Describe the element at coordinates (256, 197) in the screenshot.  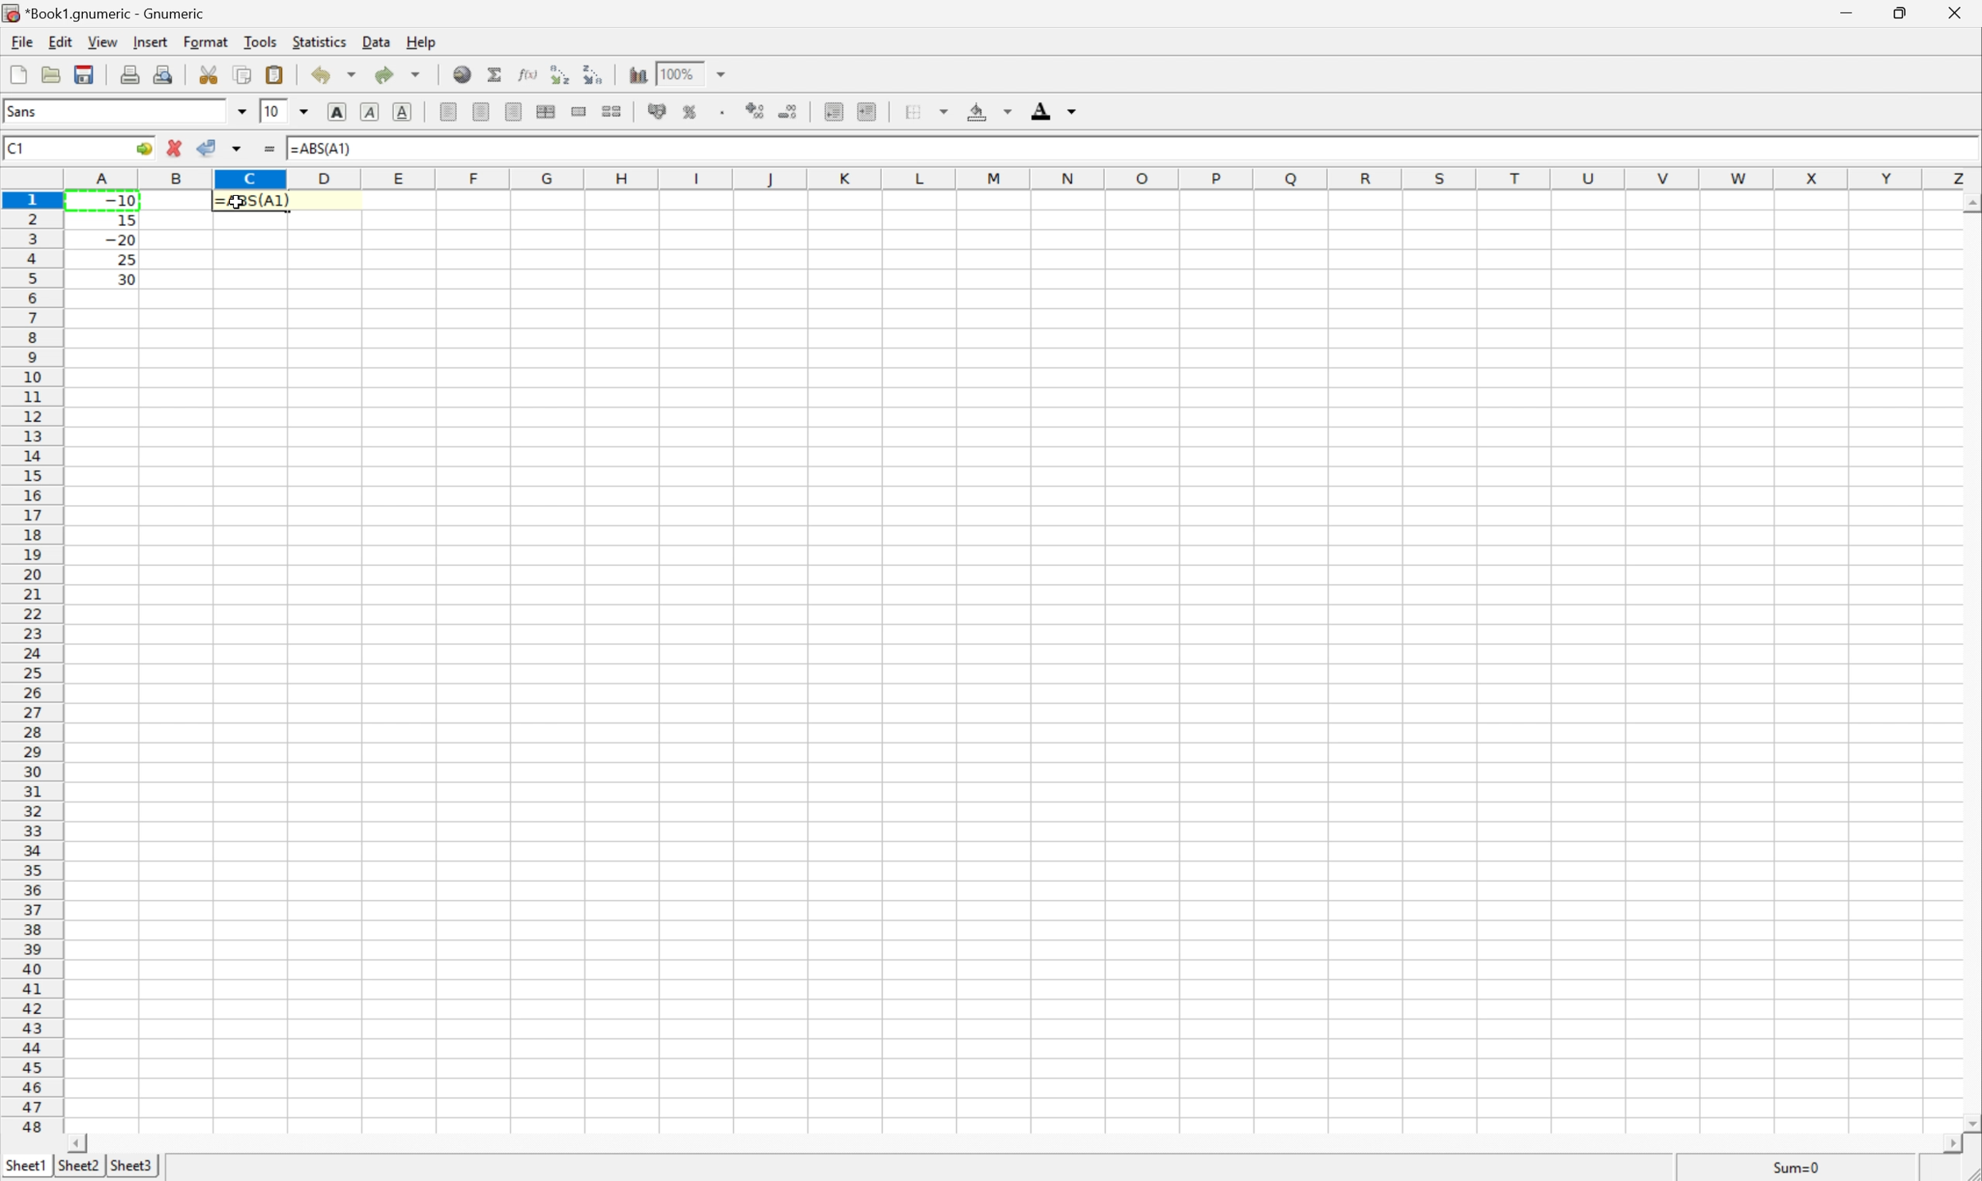
I see `=ABS(A1)` at that location.